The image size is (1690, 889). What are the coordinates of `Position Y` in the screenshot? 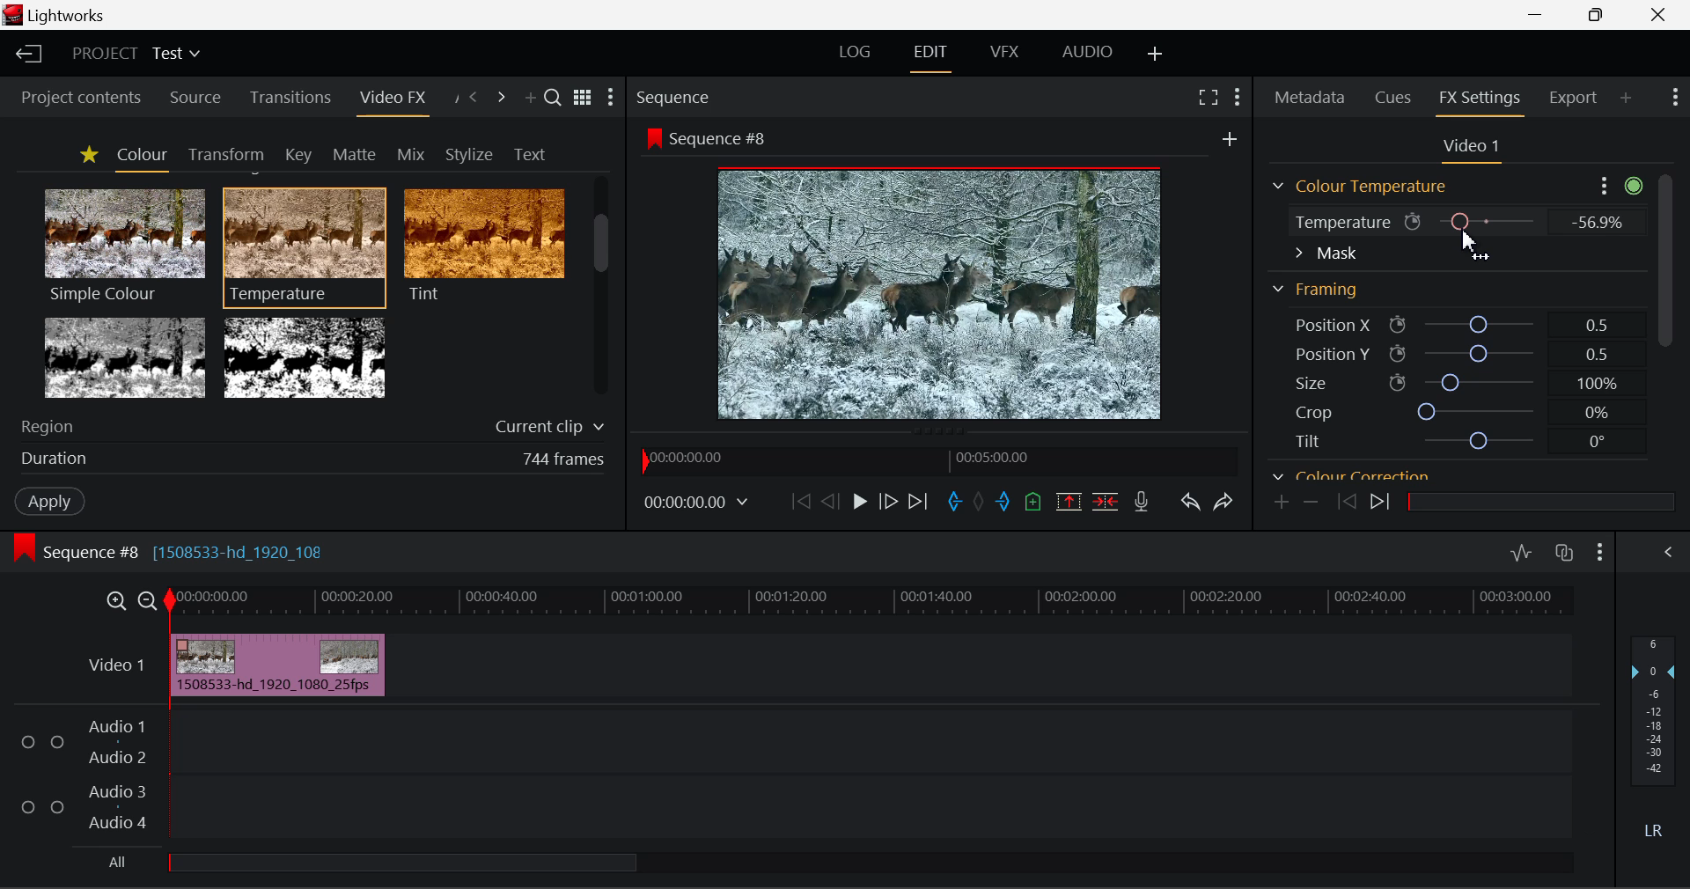 It's located at (1322, 354).